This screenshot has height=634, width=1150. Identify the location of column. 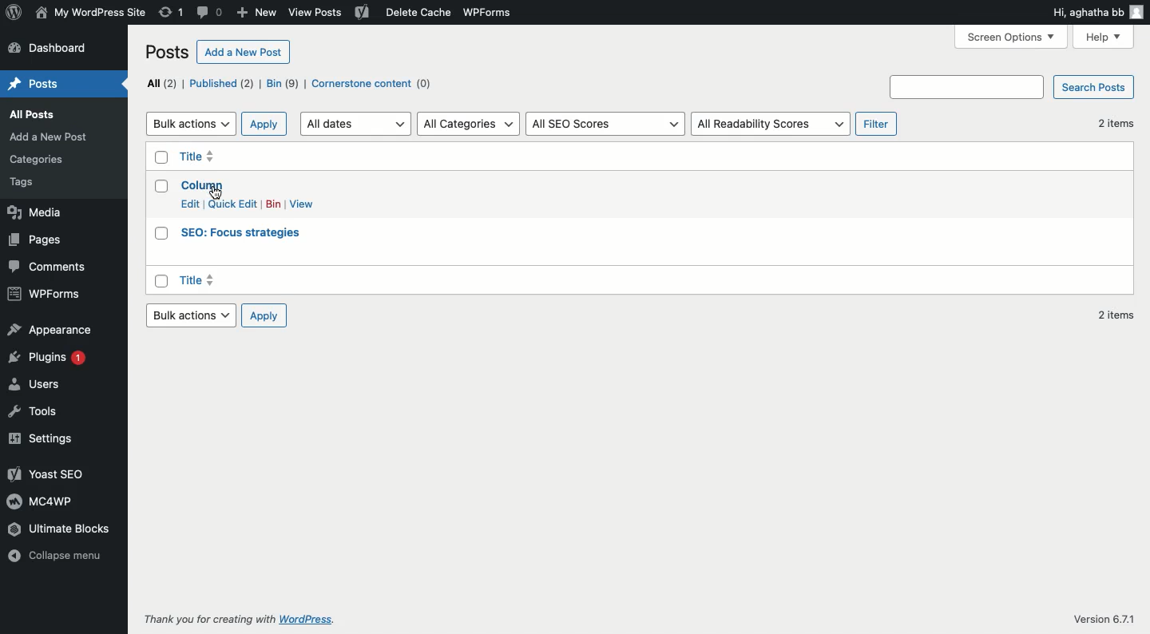
(202, 184).